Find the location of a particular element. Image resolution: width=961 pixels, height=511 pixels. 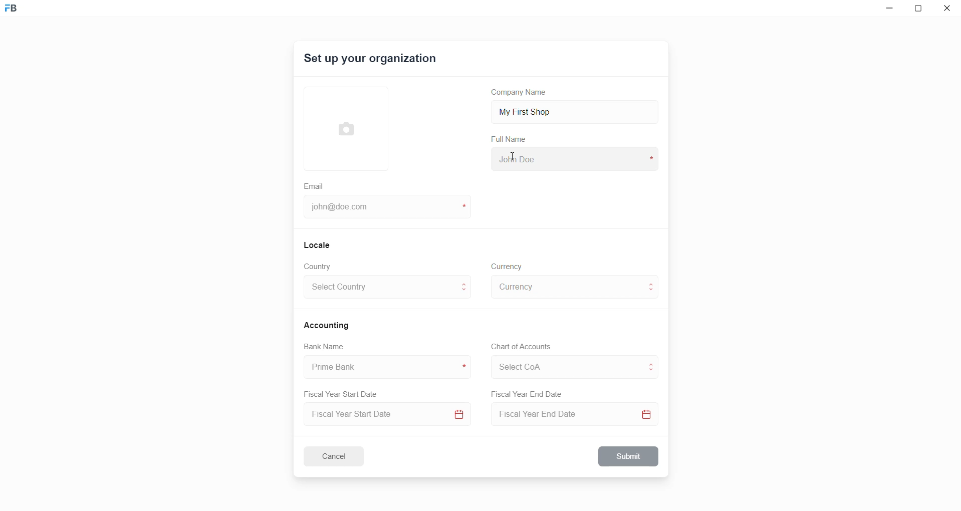

move to below country is located at coordinates (466, 293).